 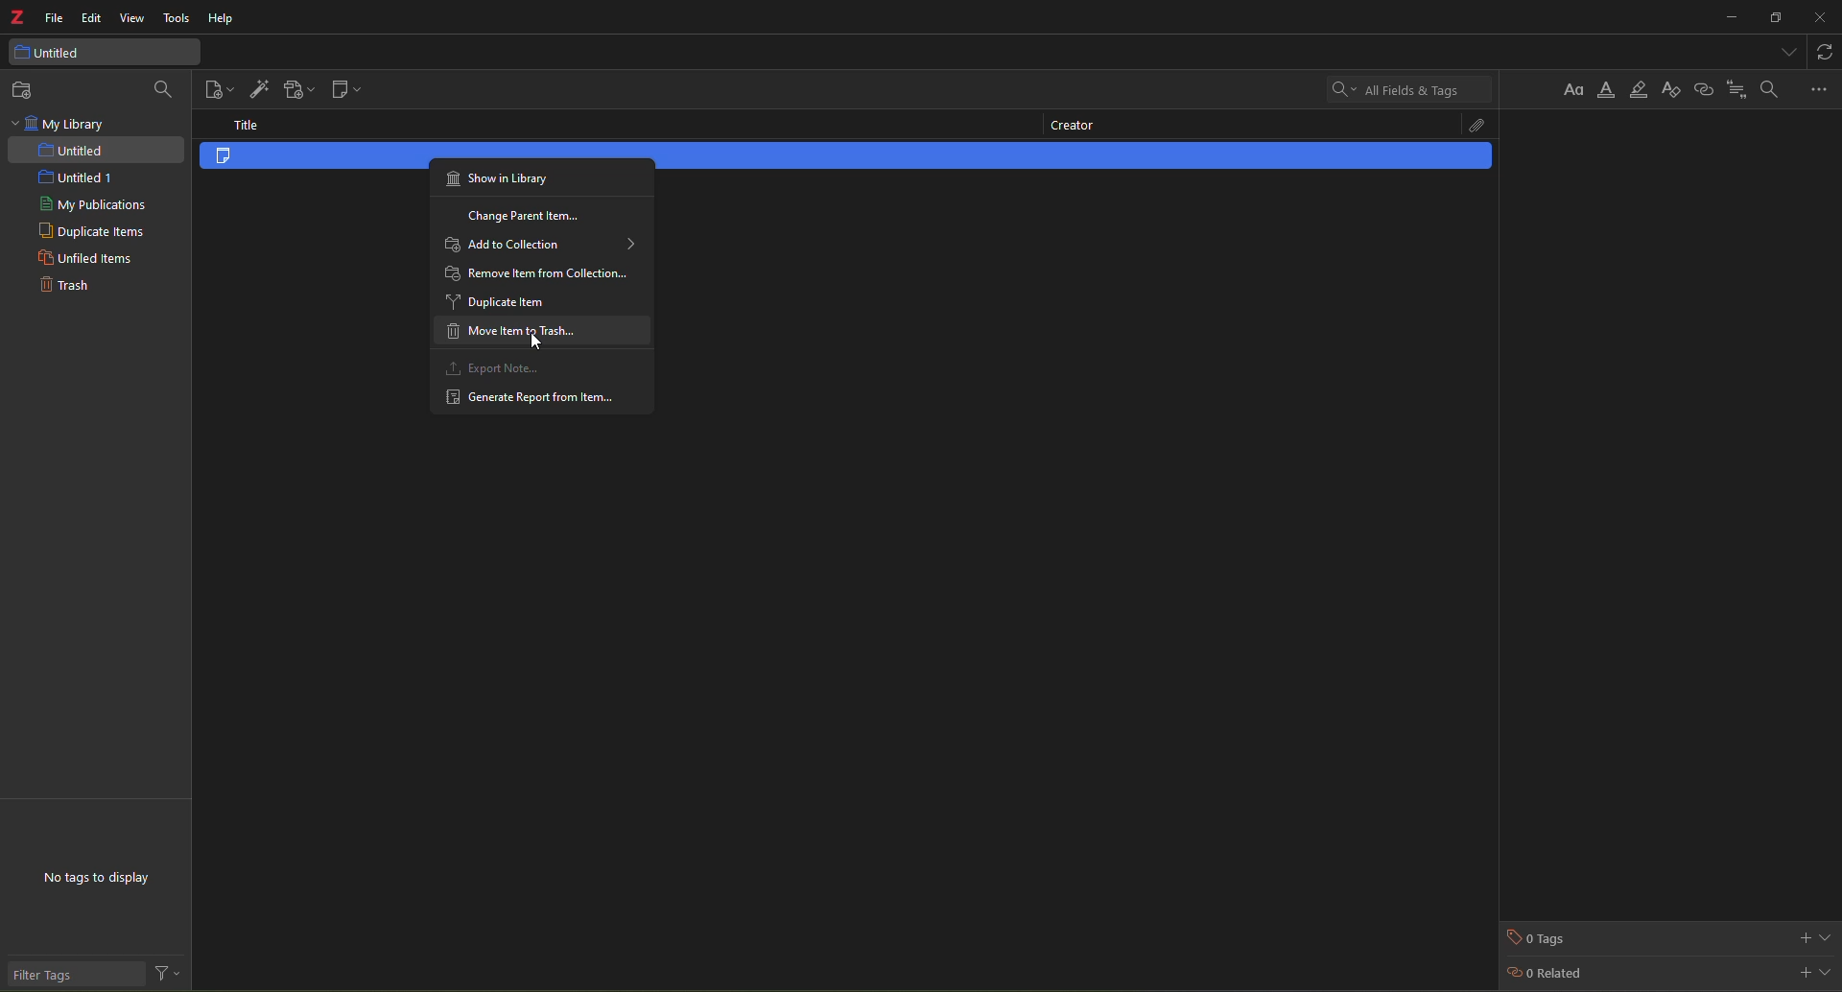 I want to click on untitled, so click(x=51, y=53).